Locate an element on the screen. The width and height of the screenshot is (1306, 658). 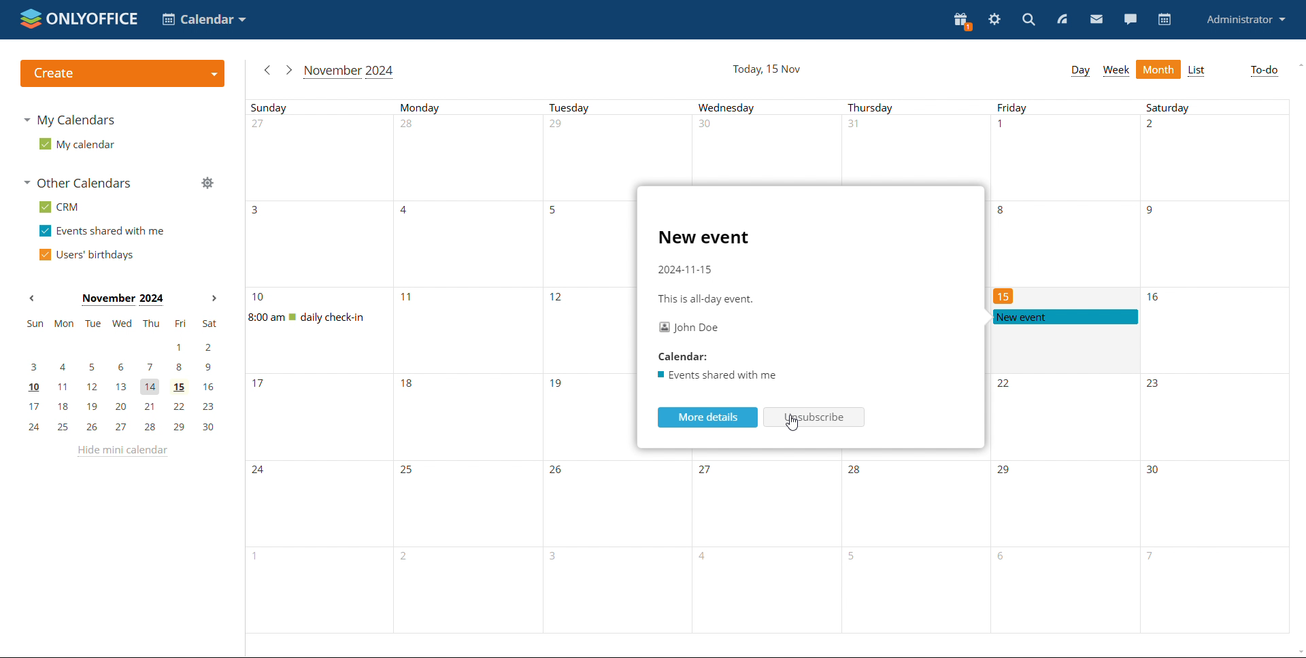
cursor is located at coordinates (794, 424).